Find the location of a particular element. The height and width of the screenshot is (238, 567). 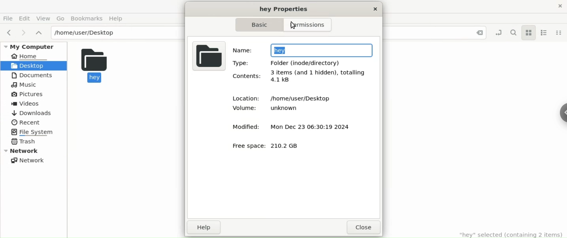

Home is located at coordinates (38, 55).